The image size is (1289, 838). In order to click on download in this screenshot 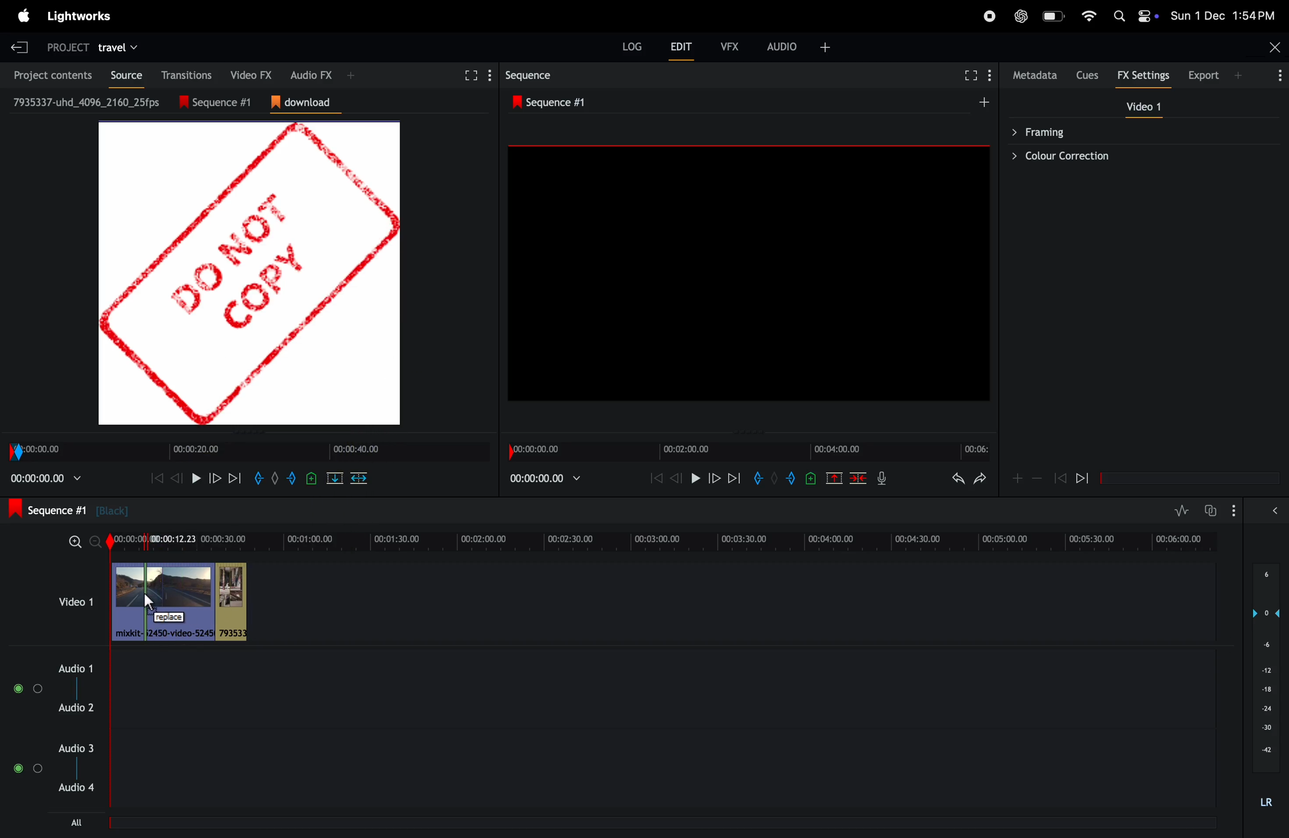, I will do `click(306, 103)`.